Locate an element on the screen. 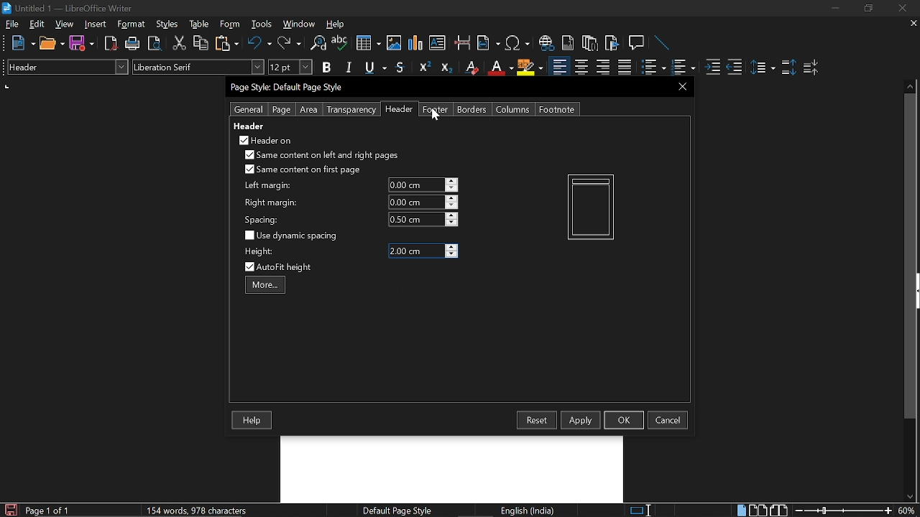 The height and width of the screenshot is (517, 920). Columns is located at coordinates (513, 109).